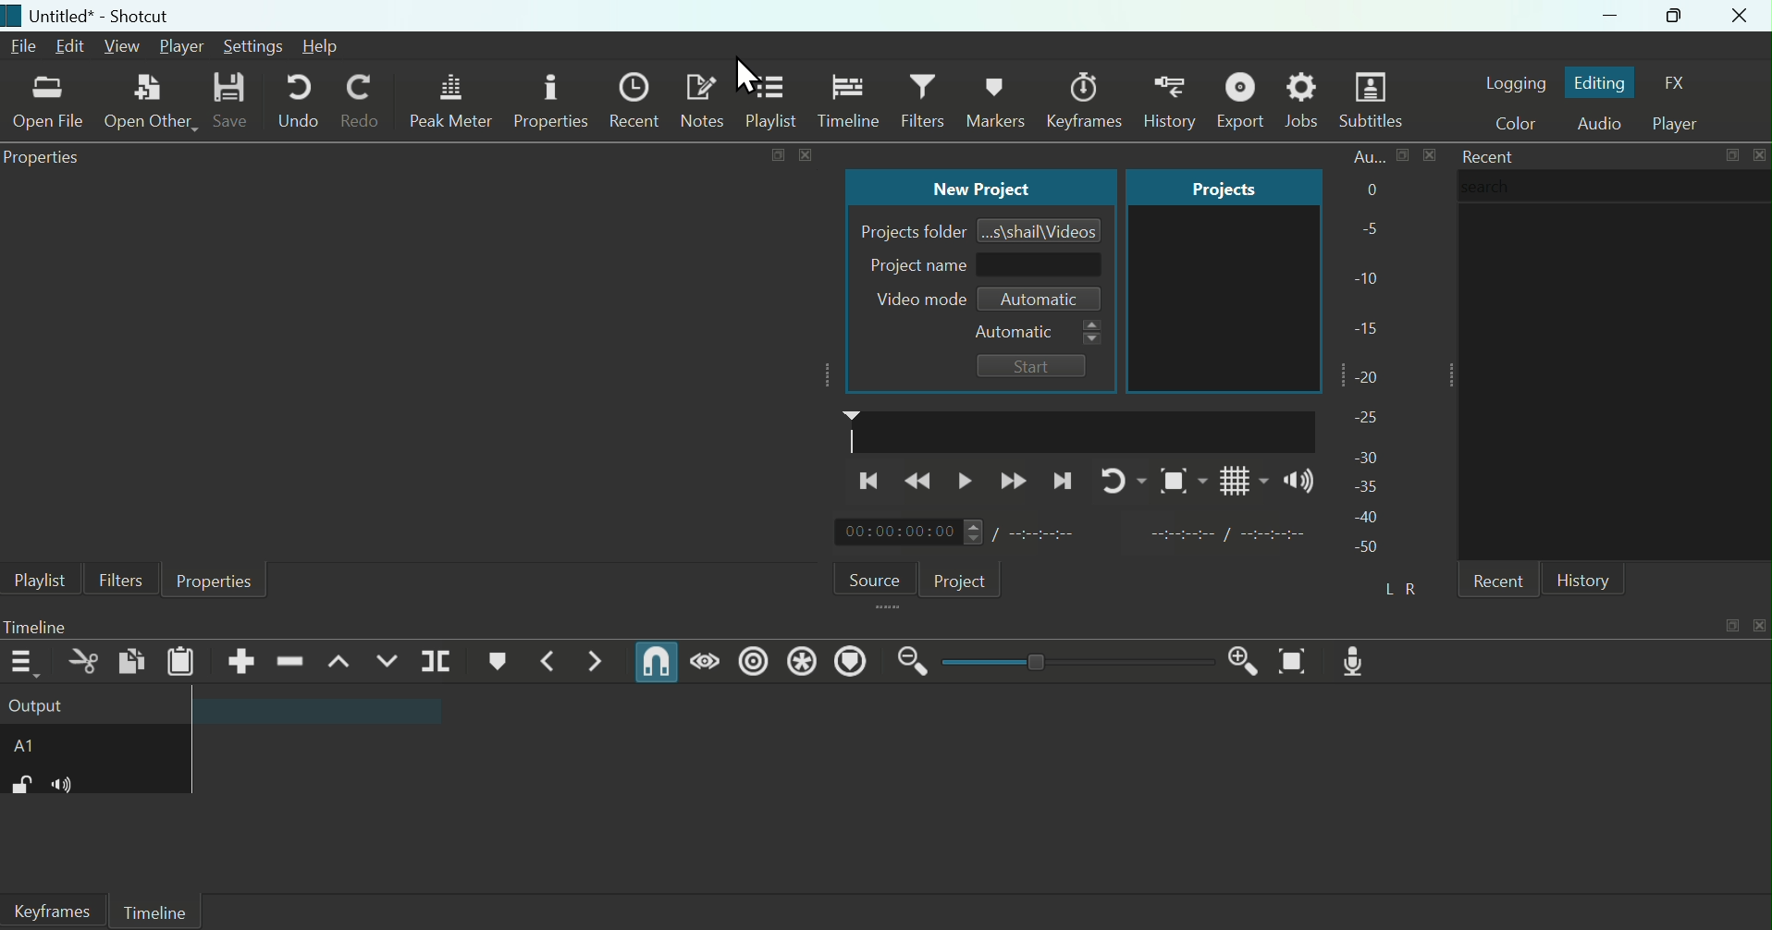 The height and width of the screenshot is (930, 1772). I want to click on Logging, so click(1515, 80).